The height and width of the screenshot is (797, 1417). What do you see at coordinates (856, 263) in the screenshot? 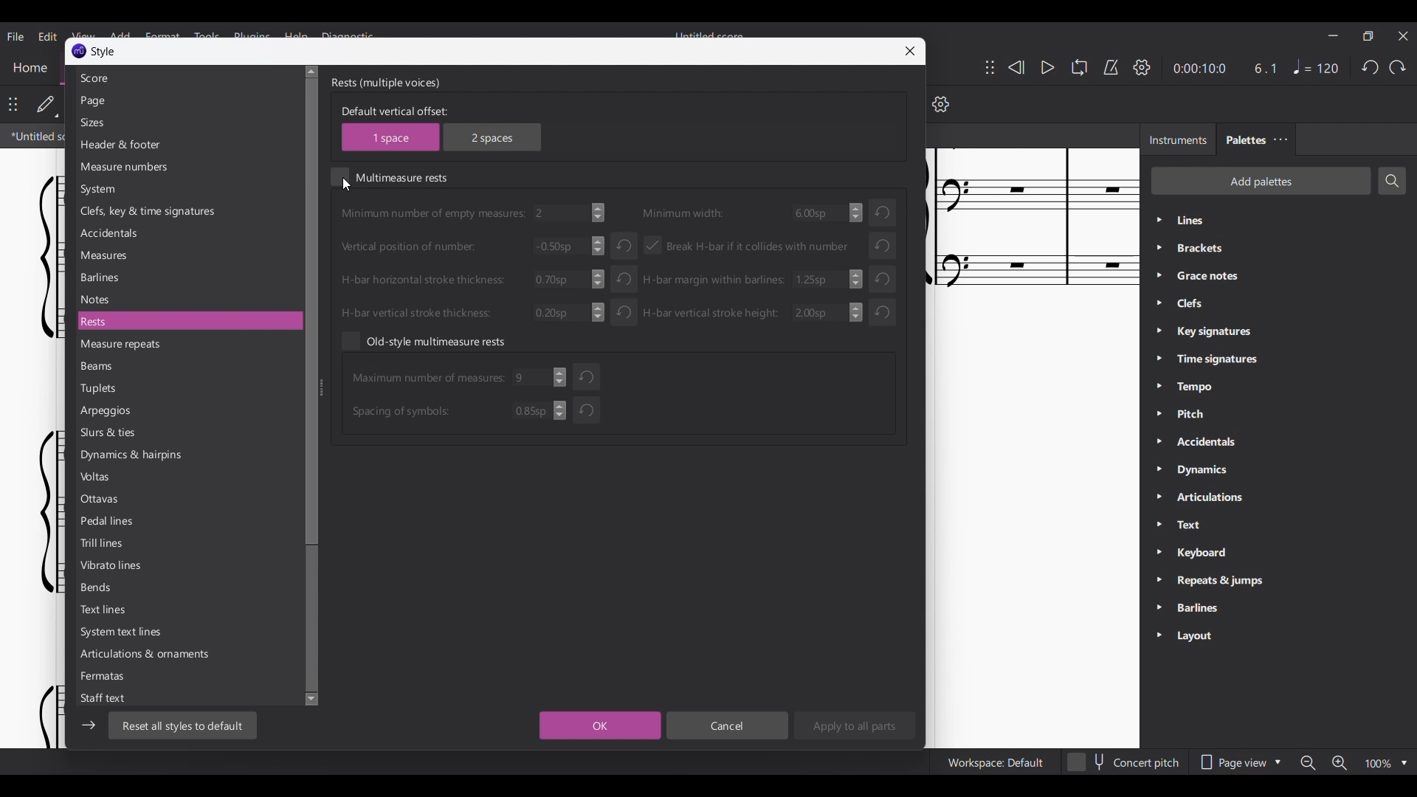
I see `Increase/Decrease respective inputs` at bounding box center [856, 263].